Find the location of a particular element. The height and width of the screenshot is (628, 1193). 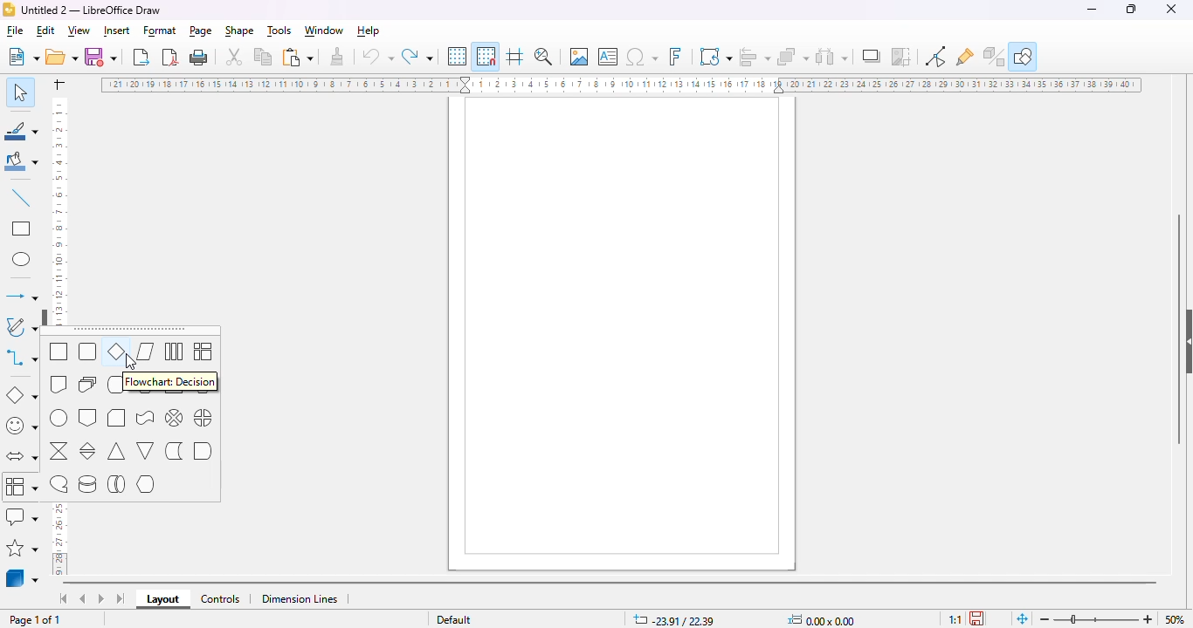

print is located at coordinates (199, 58).